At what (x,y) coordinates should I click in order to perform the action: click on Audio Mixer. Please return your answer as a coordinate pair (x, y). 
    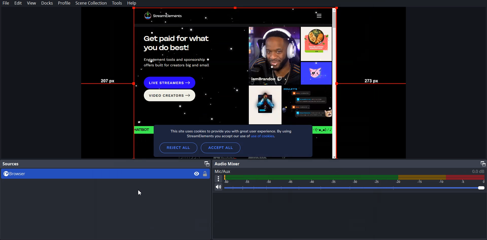
    Looking at the image, I should click on (227, 164).